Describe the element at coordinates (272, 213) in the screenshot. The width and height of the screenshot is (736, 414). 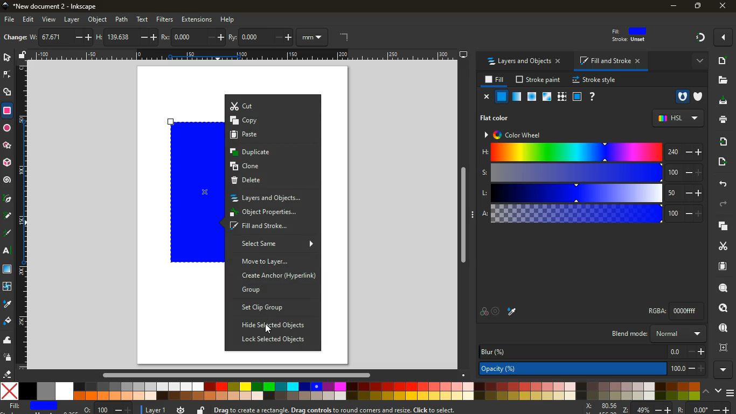
I see `object properties` at that location.